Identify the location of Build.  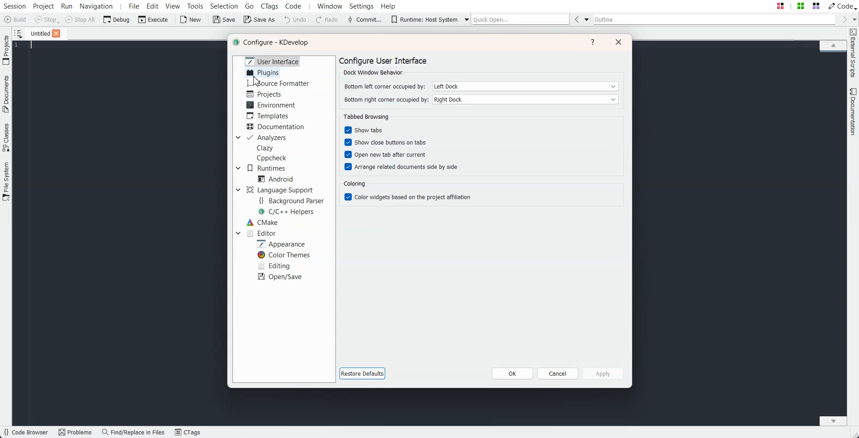
(16, 20).